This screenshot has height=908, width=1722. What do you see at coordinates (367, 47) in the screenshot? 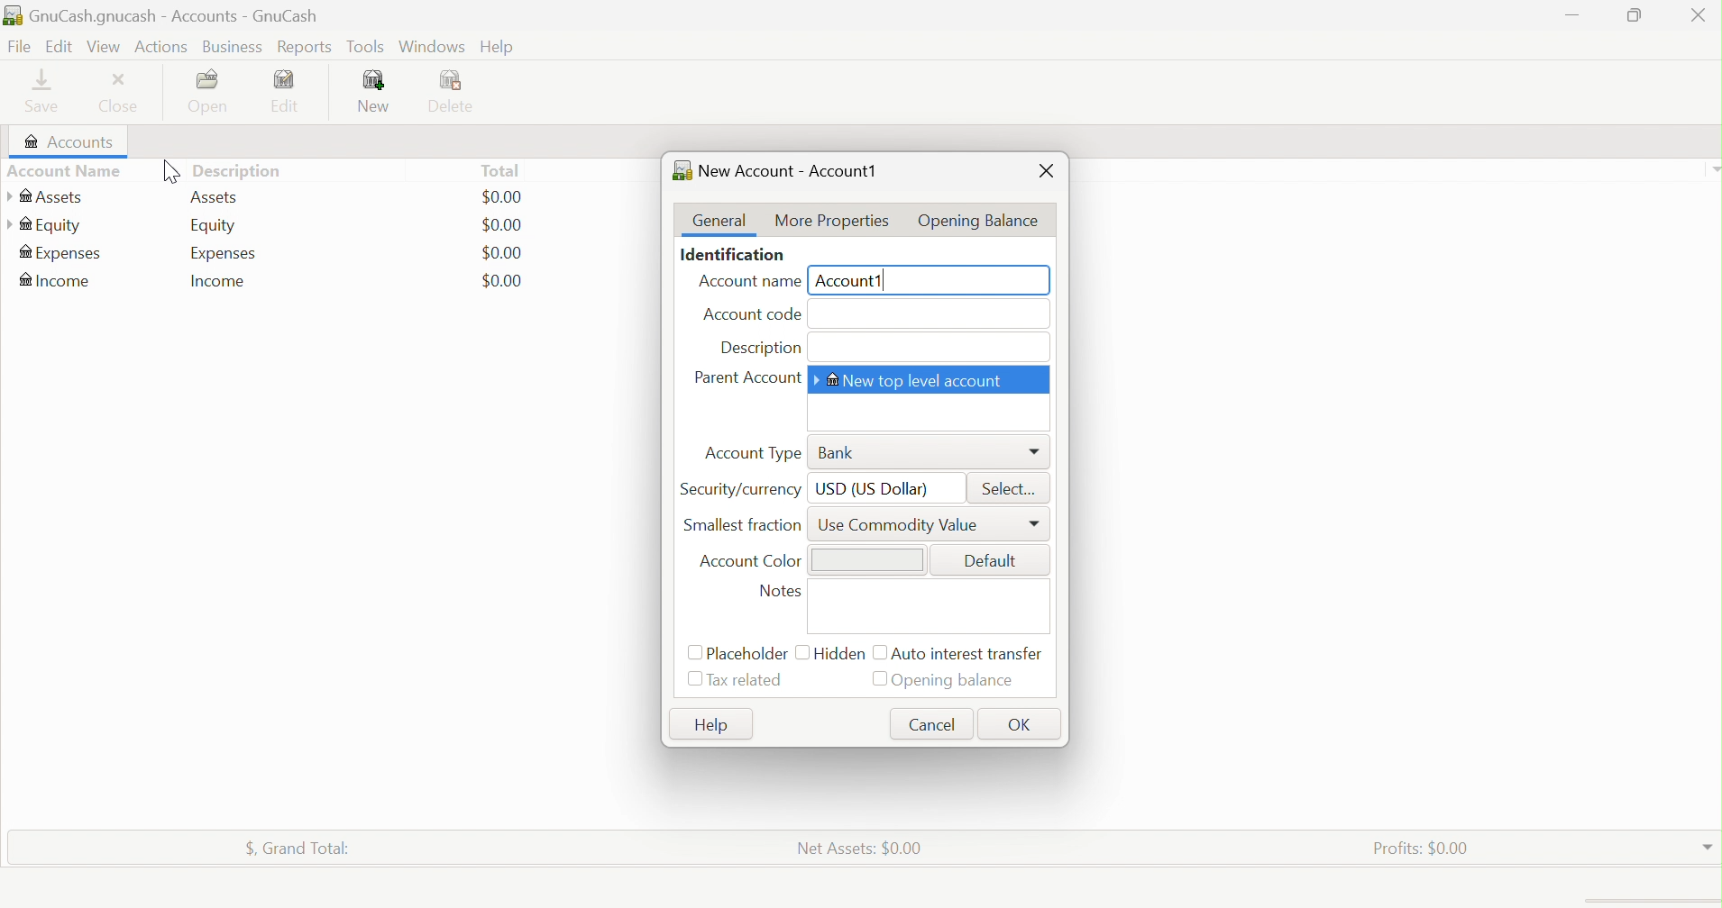
I see `Tools` at bounding box center [367, 47].